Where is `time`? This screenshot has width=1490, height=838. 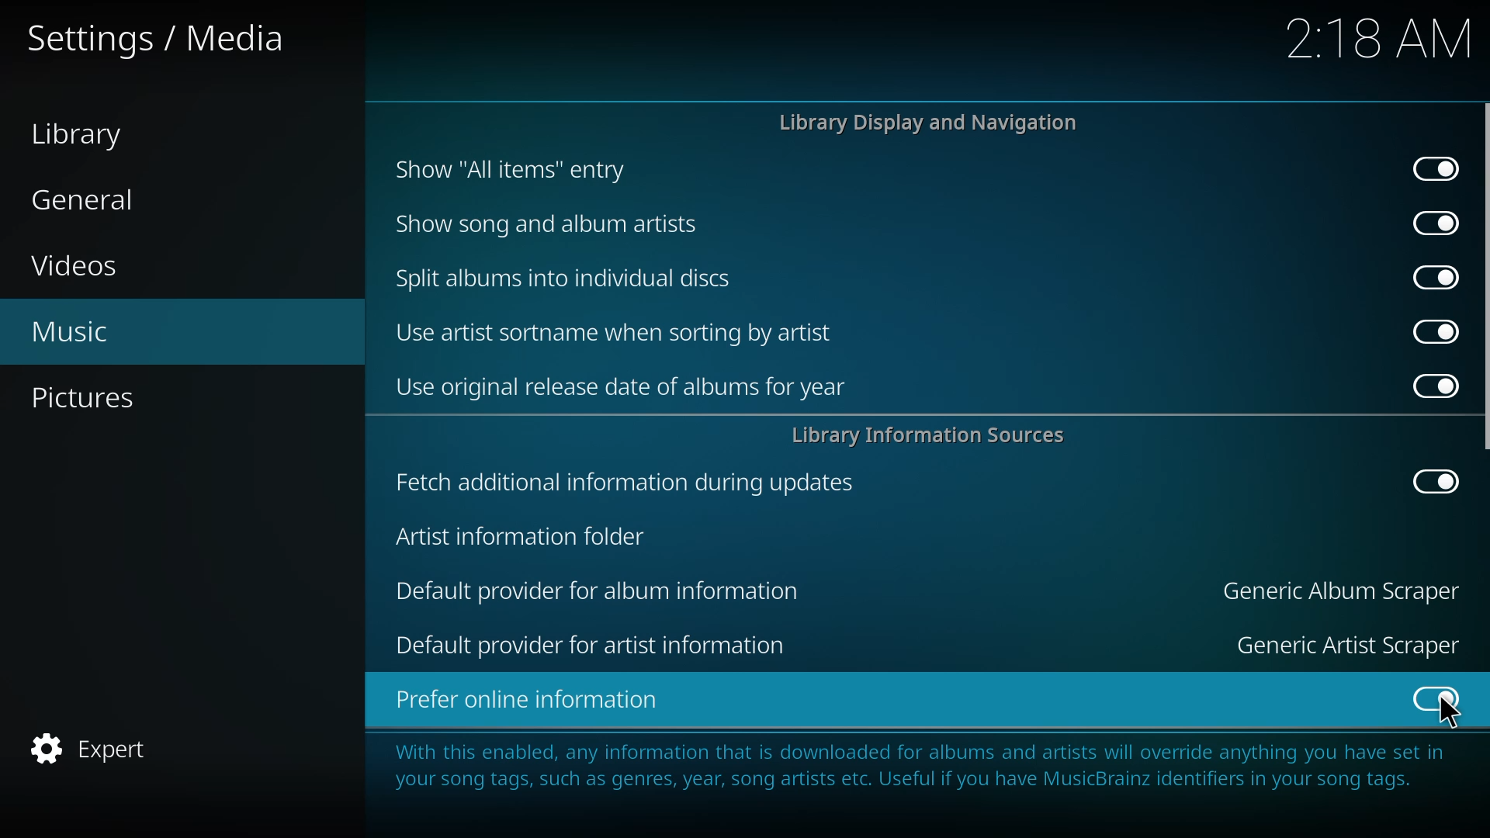 time is located at coordinates (1378, 39).